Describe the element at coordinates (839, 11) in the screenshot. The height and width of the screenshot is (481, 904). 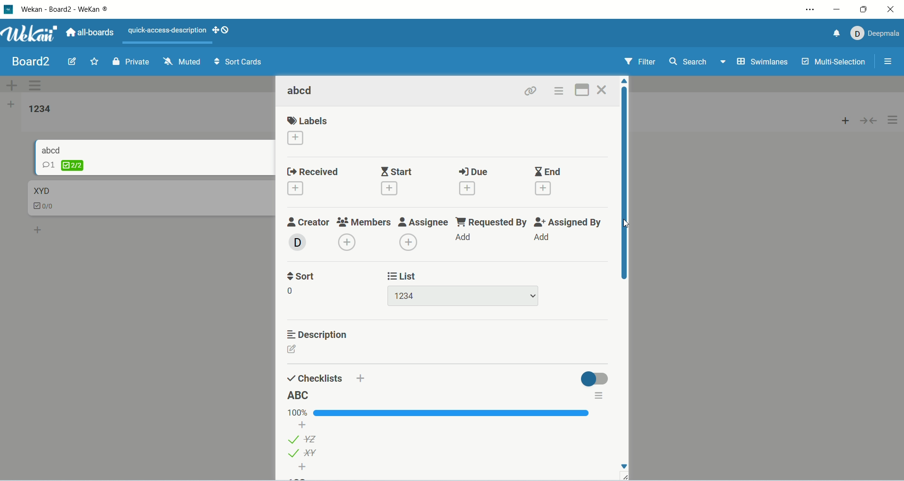
I see `minimize` at that location.